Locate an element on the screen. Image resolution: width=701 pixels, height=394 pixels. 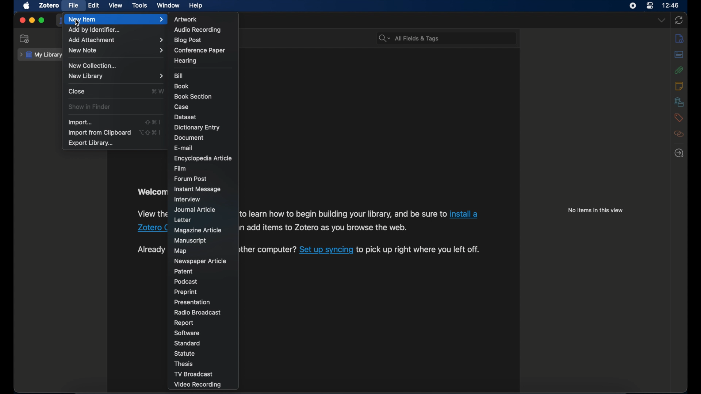
book section is located at coordinates (193, 97).